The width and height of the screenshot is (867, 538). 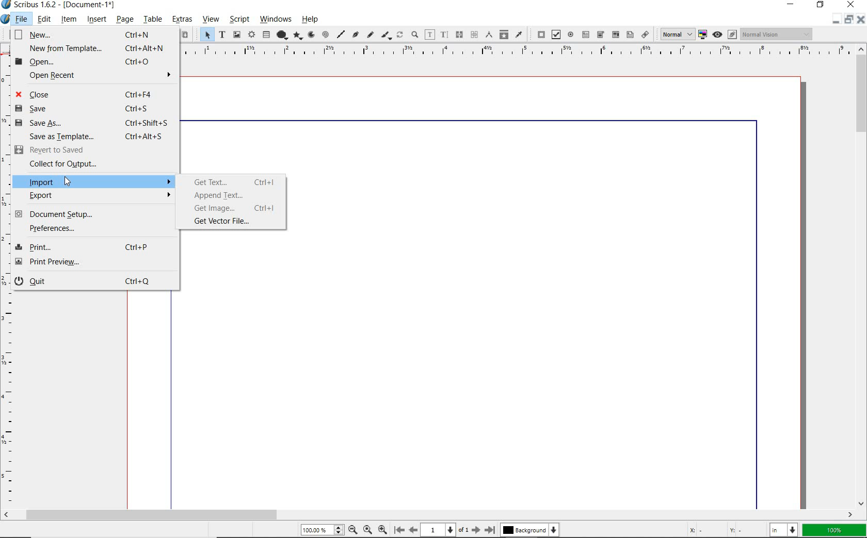 I want to click on First Page, so click(x=399, y=529).